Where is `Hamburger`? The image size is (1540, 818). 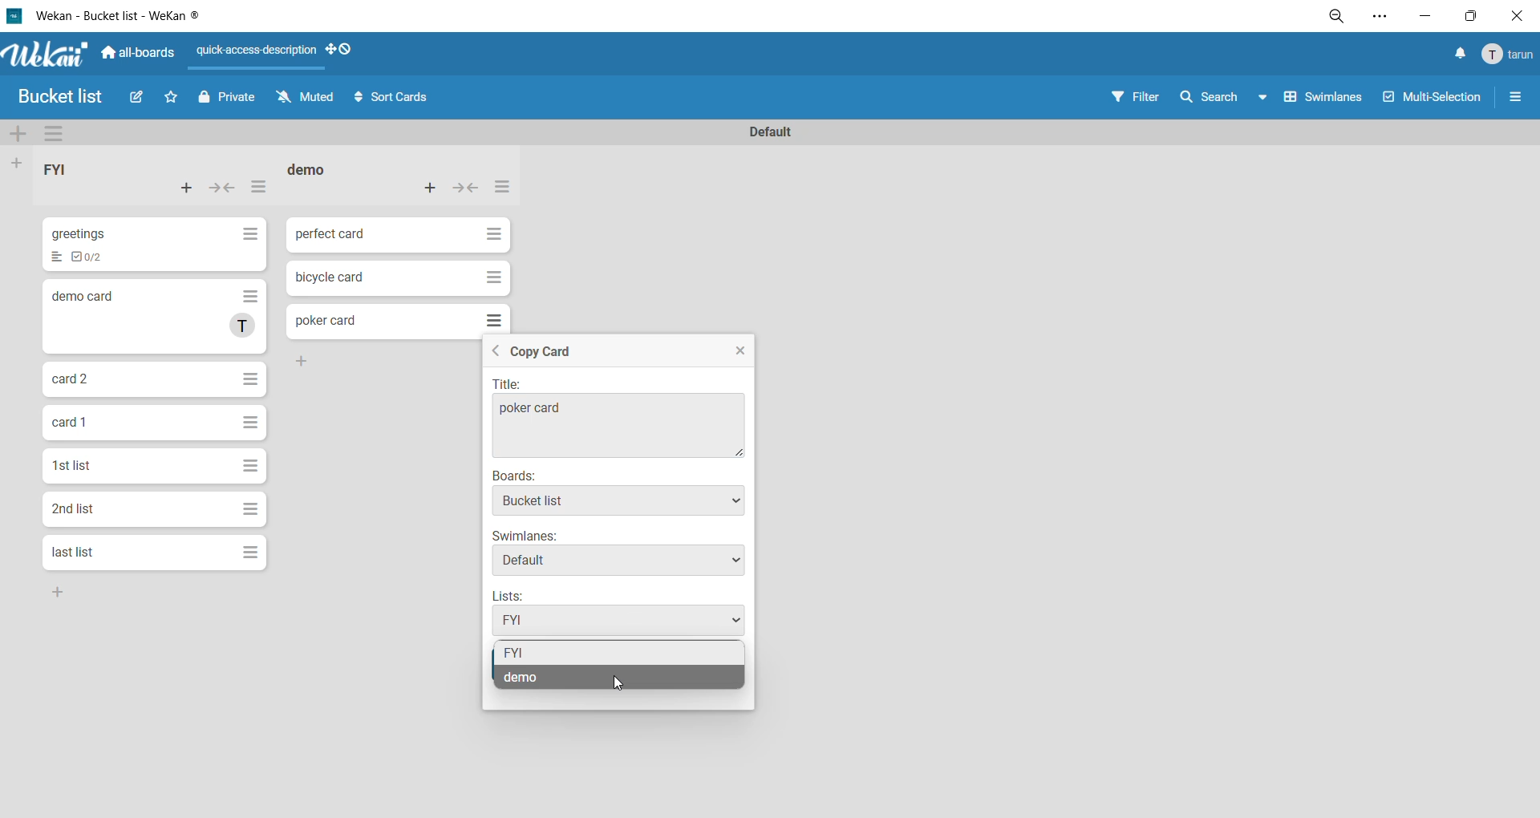
Hamburger is located at coordinates (251, 423).